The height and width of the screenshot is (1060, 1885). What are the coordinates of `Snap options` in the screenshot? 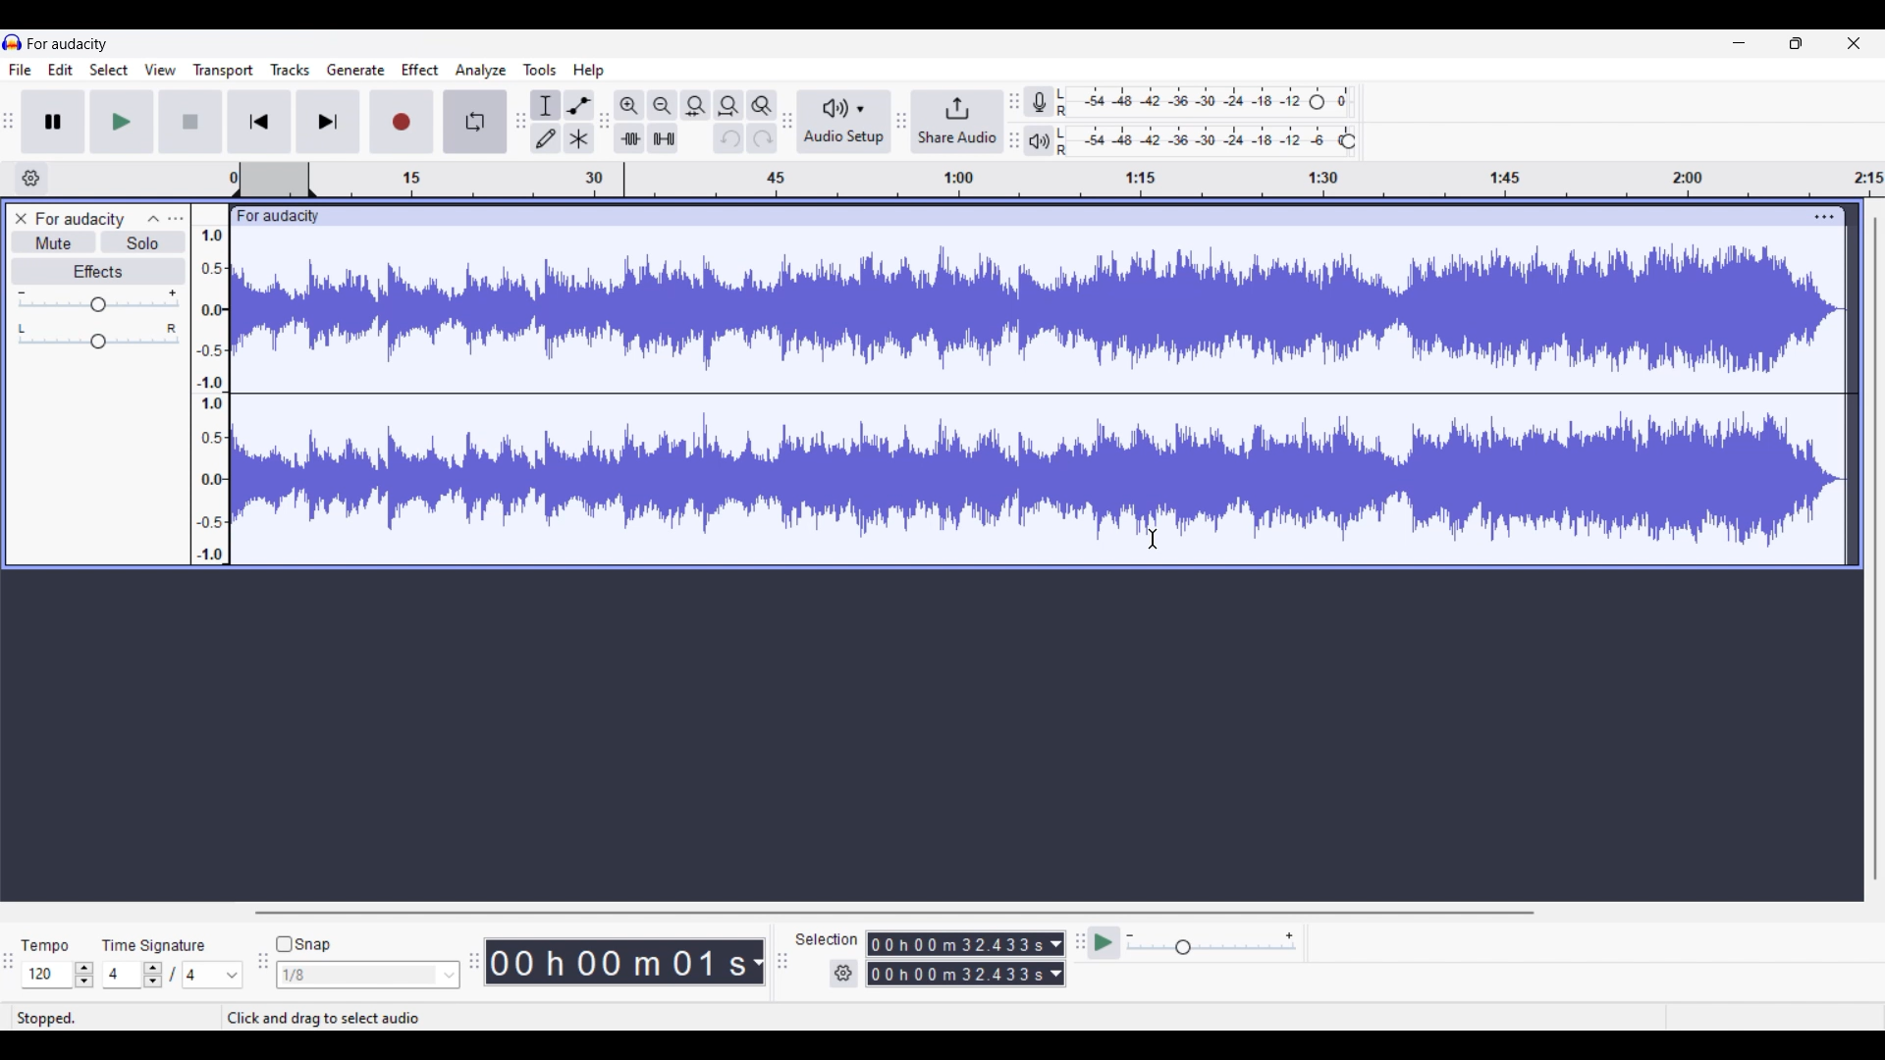 It's located at (367, 975).